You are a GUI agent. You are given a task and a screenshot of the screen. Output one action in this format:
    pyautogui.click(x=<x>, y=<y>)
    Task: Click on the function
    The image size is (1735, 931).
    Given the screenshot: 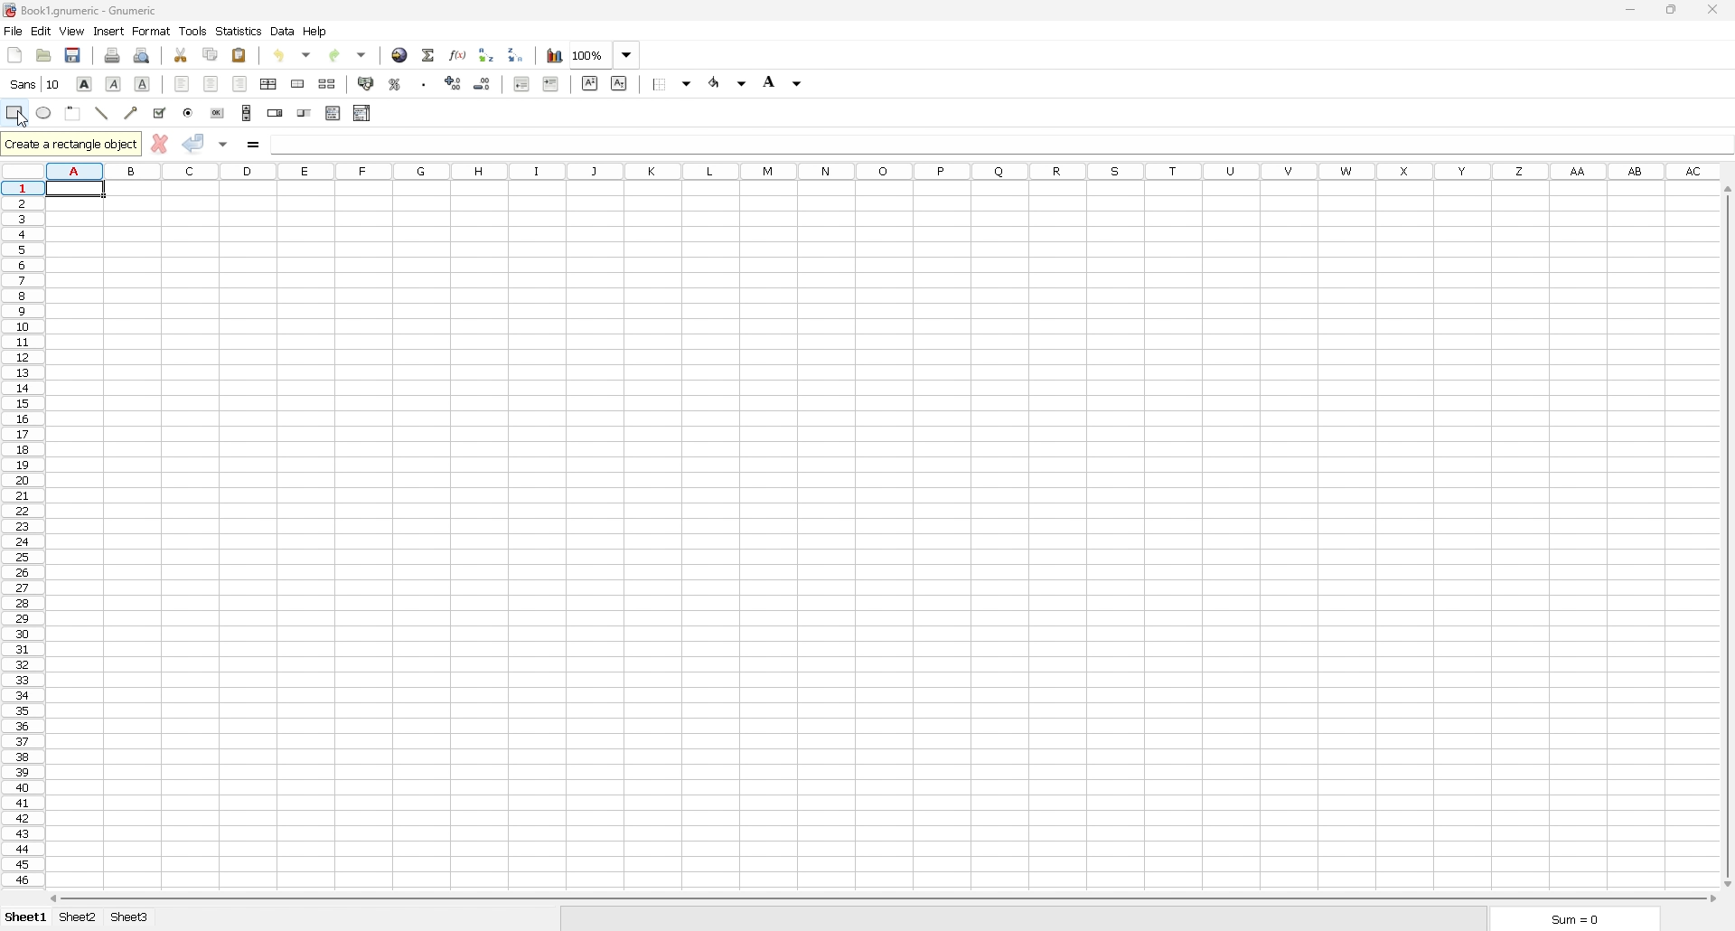 What is the action you would take?
    pyautogui.click(x=458, y=55)
    